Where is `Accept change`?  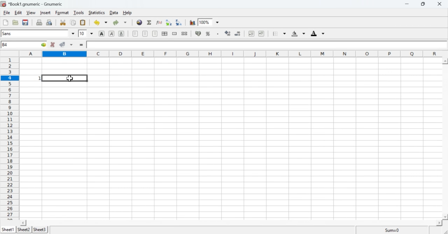 Accept change is located at coordinates (66, 45).